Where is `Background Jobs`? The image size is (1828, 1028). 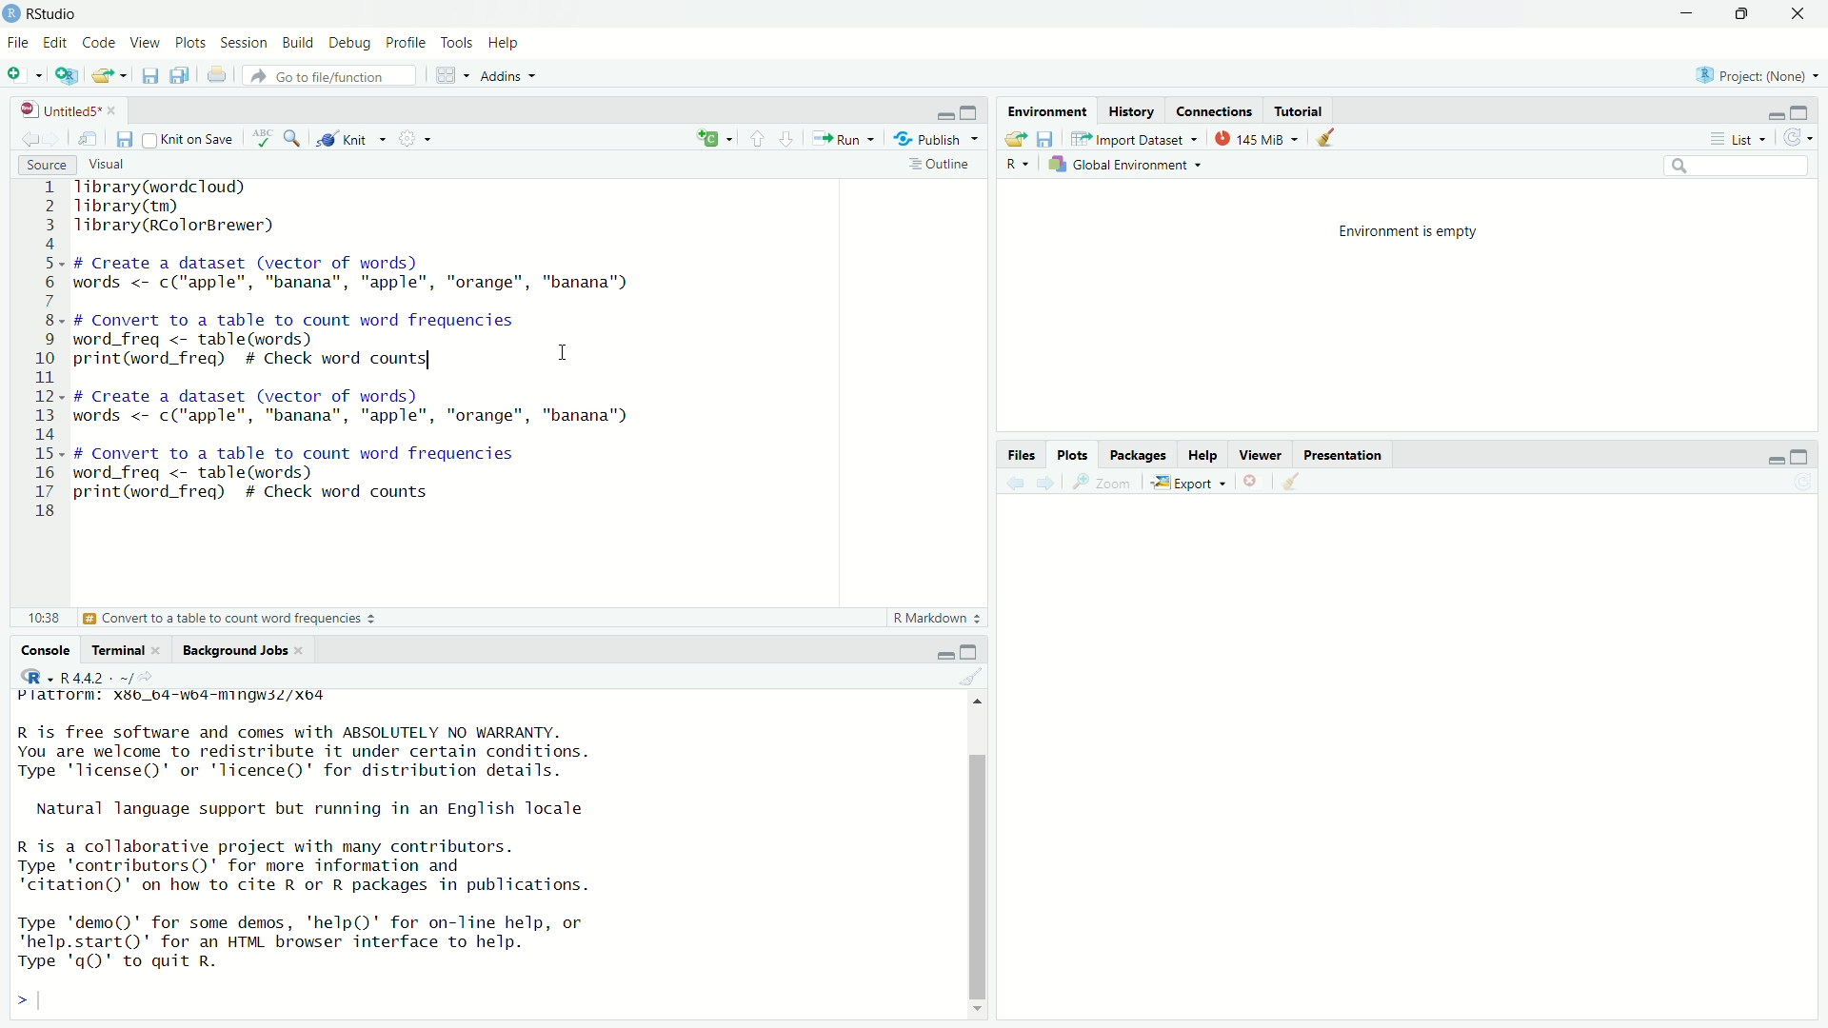
Background Jobs is located at coordinates (245, 649).